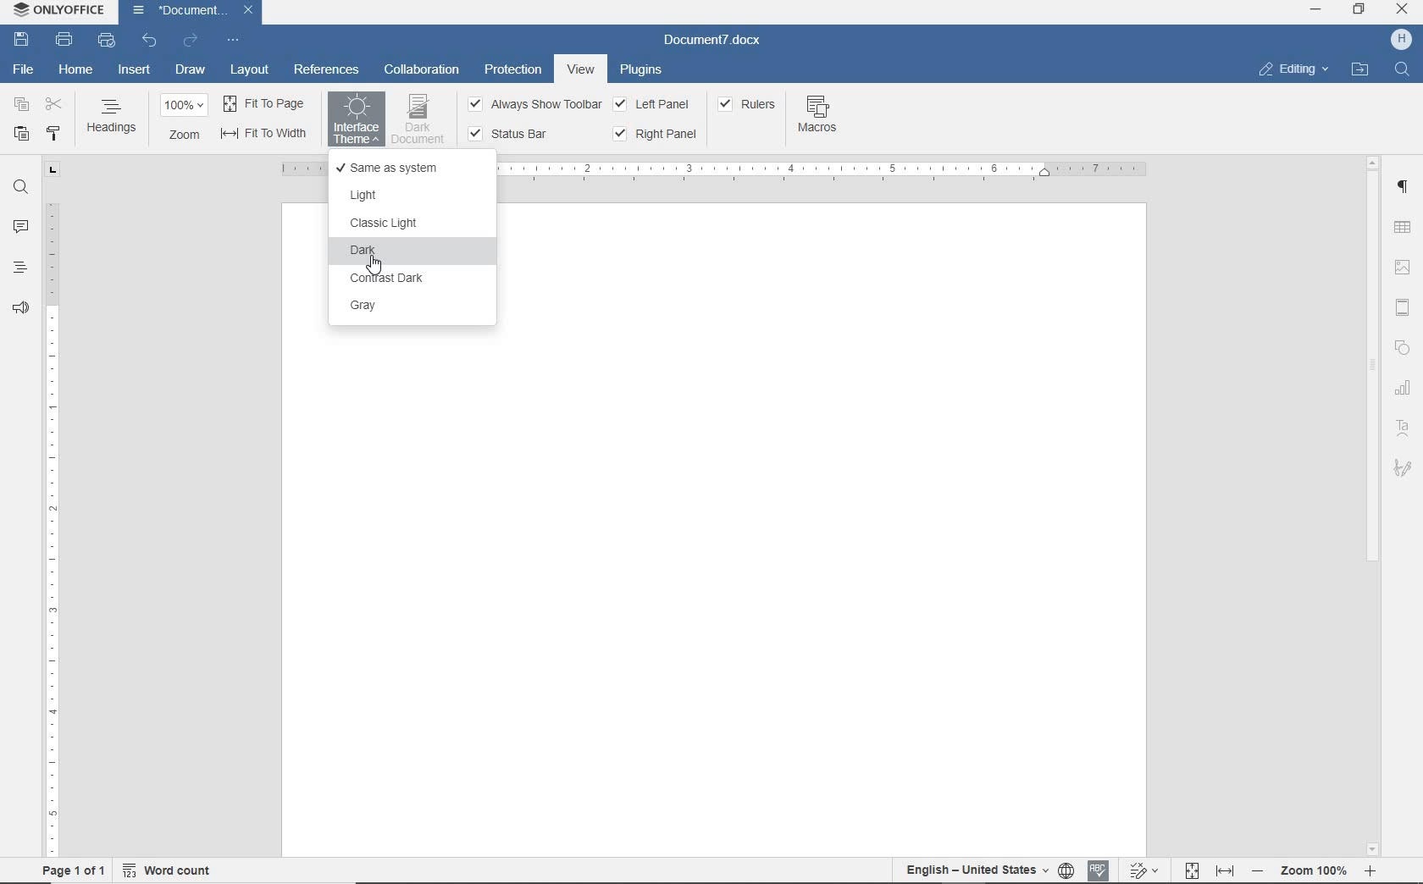 The image size is (1423, 884). What do you see at coordinates (818, 117) in the screenshot?
I see `MACROS` at bounding box center [818, 117].